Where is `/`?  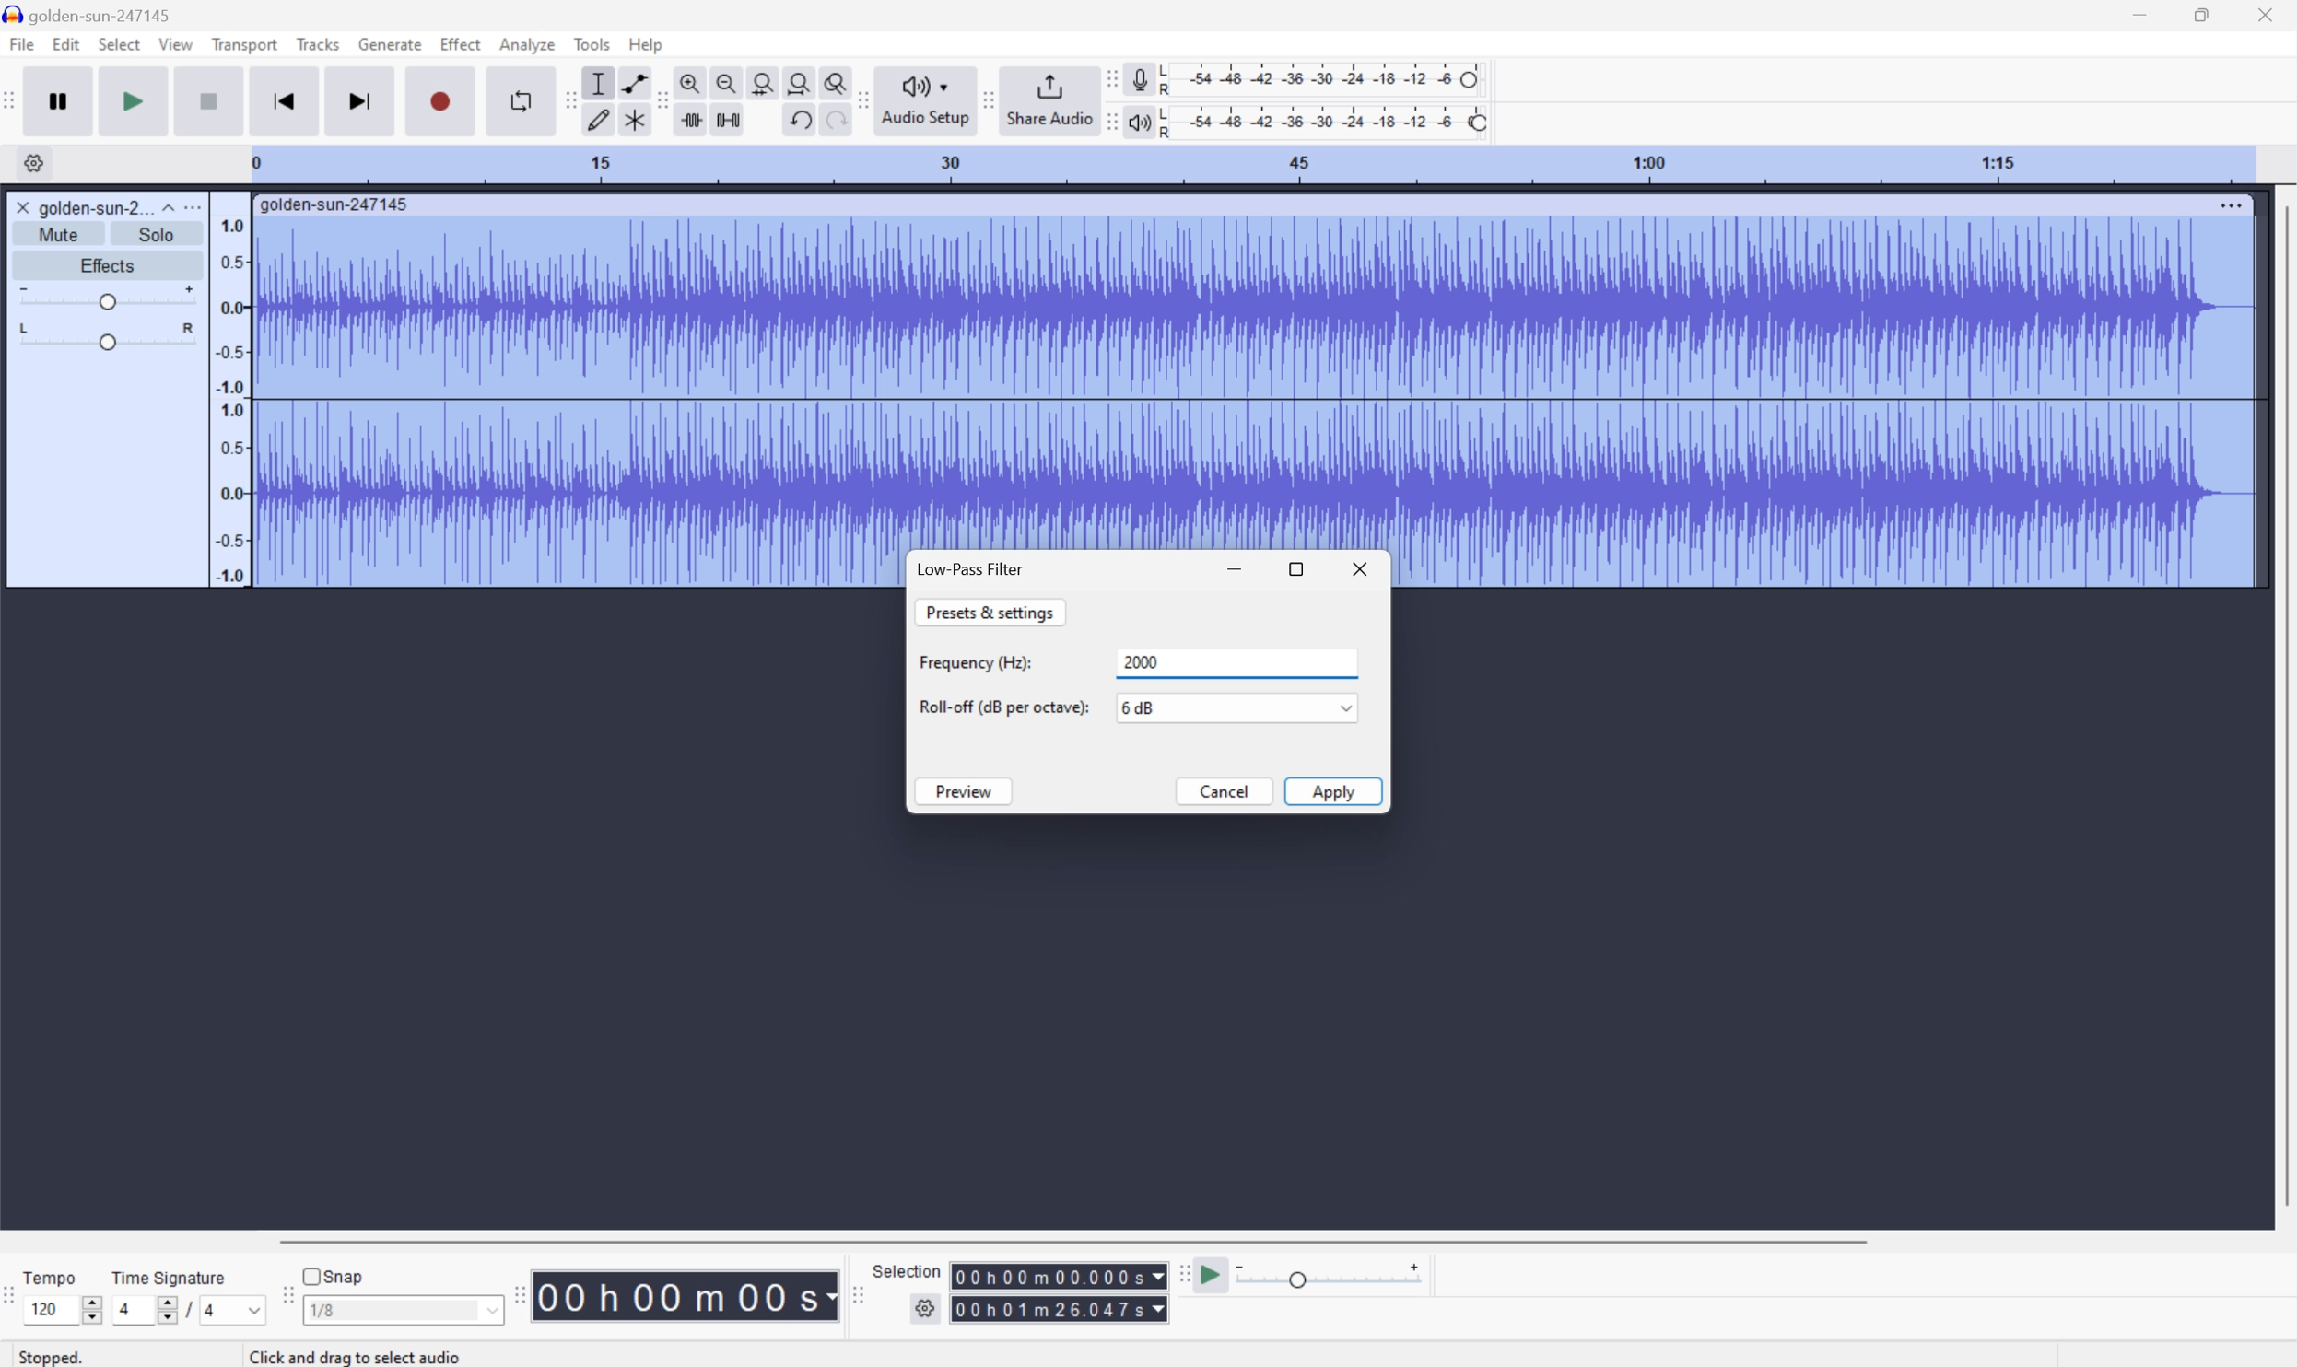
/ is located at coordinates (188, 1309).